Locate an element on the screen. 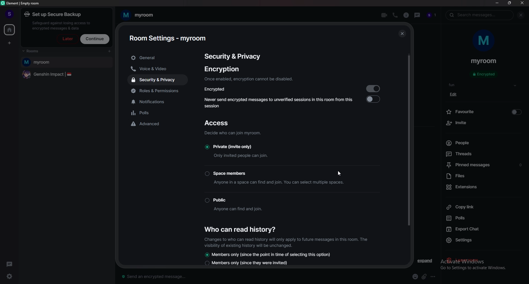 The image size is (529, 284). Decide who can join myroom is located at coordinates (233, 133).